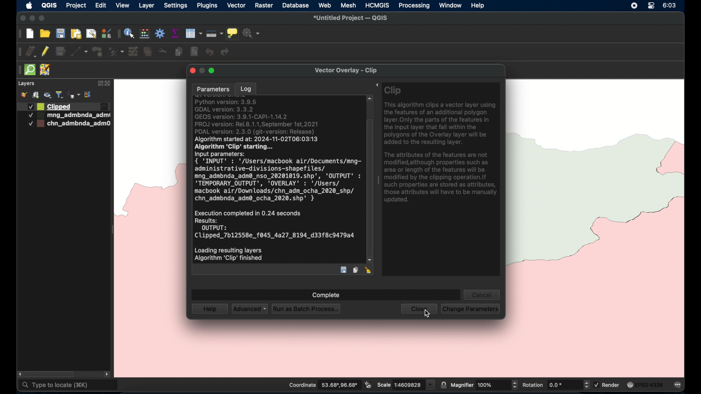 This screenshot has width=701, height=394. What do you see at coordinates (35, 95) in the screenshot?
I see `add group` at bounding box center [35, 95].